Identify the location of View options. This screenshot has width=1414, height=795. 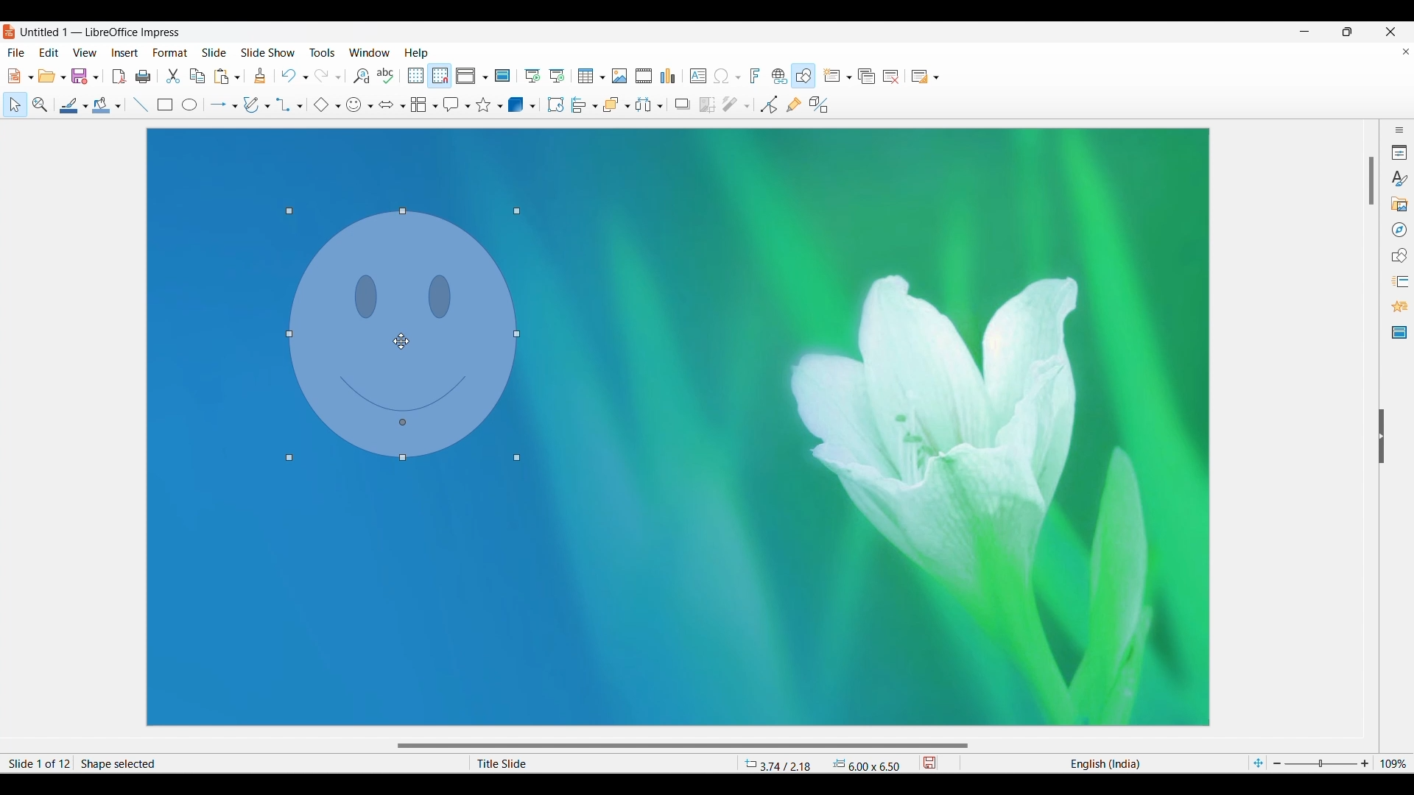
(485, 78).